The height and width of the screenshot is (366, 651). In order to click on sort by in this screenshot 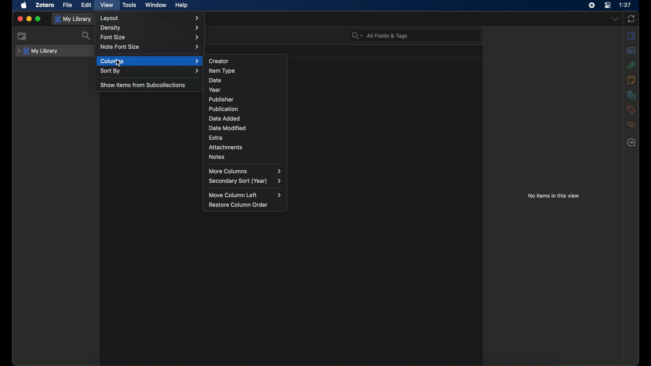, I will do `click(150, 70)`.